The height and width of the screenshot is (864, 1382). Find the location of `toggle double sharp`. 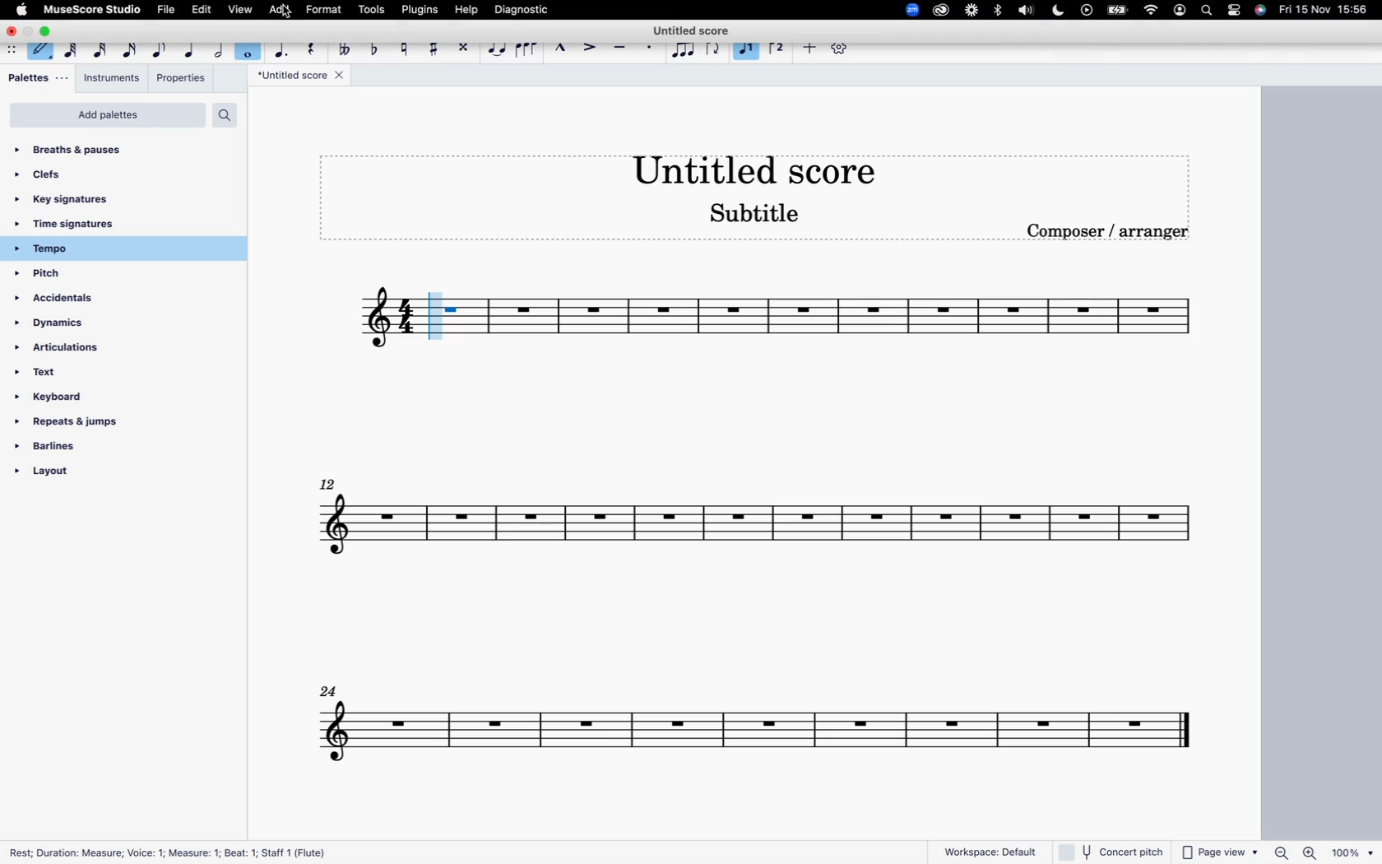

toggle double sharp is located at coordinates (462, 48).